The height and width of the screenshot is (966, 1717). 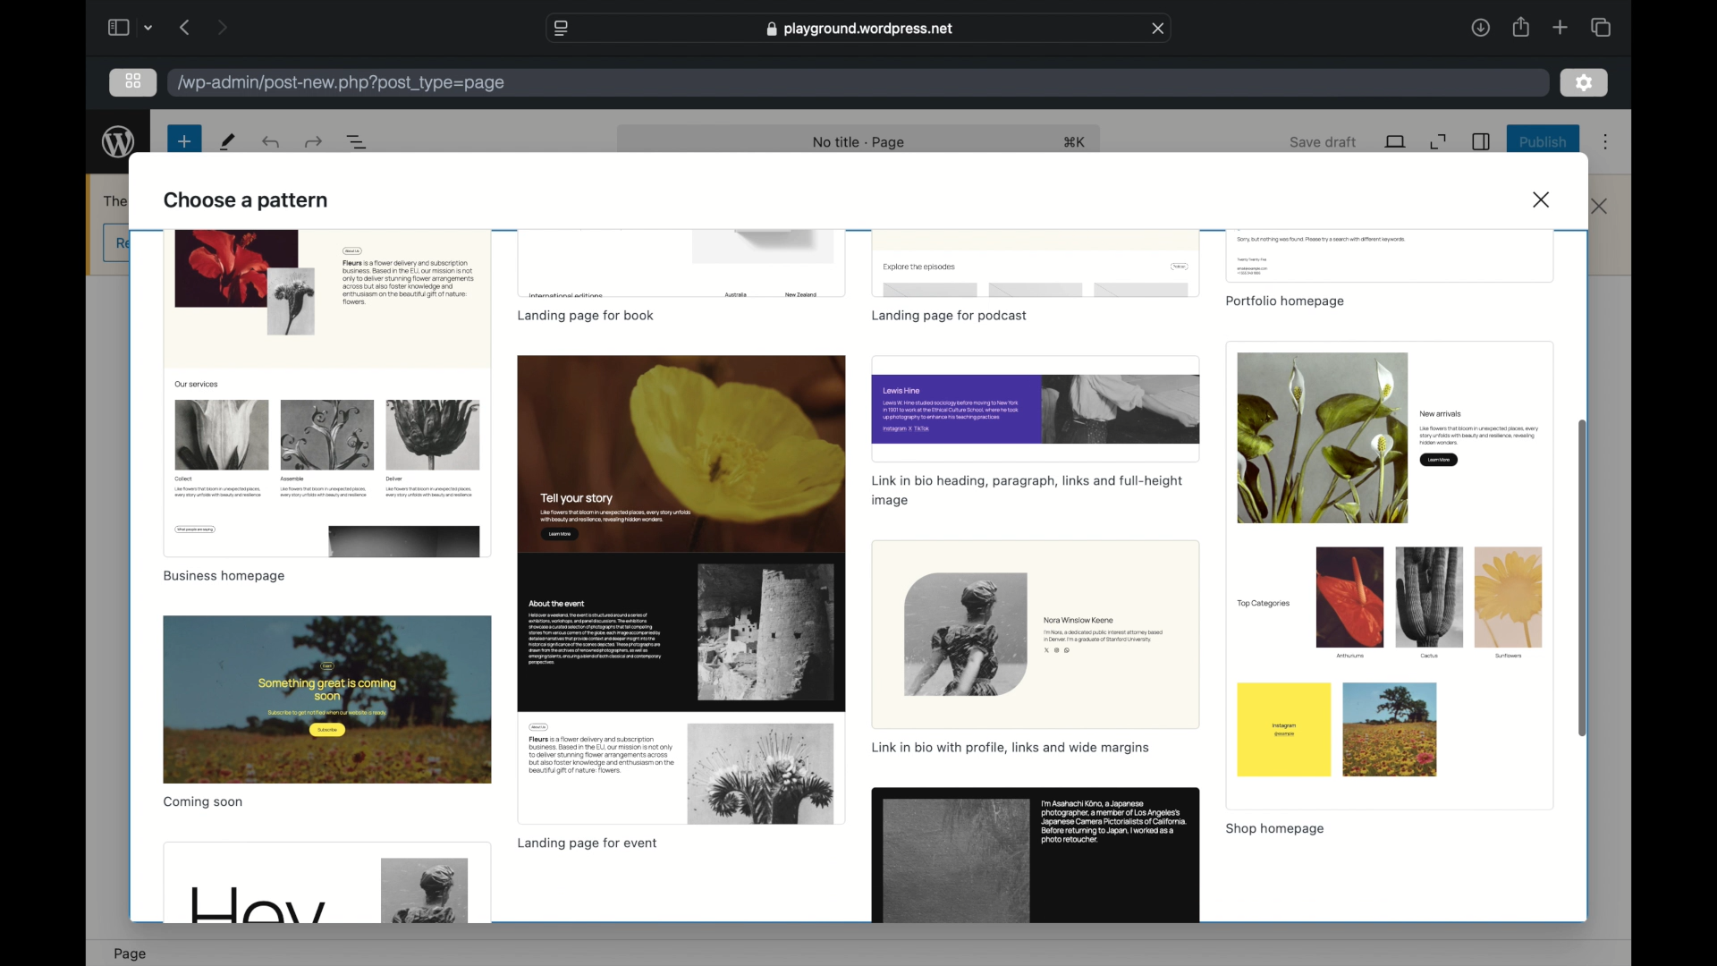 What do you see at coordinates (1438, 142) in the screenshot?
I see `expand` at bounding box center [1438, 142].